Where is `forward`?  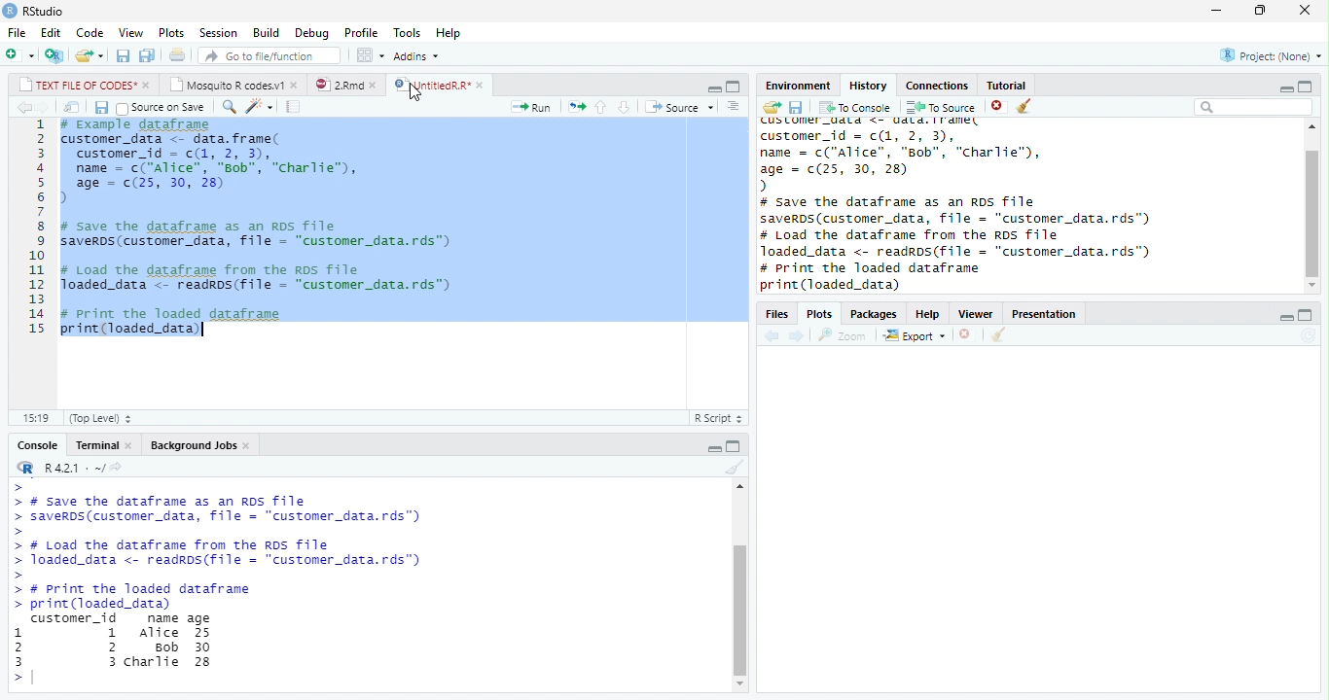 forward is located at coordinates (795, 335).